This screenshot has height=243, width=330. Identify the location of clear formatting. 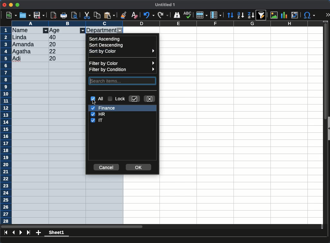
(134, 15).